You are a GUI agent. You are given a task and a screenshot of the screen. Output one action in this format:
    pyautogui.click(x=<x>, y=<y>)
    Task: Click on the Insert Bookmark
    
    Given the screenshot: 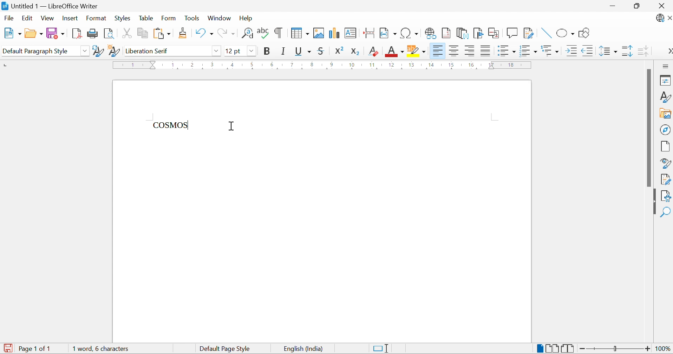 What is the action you would take?
    pyautogui.click(x=478, y=33)
    